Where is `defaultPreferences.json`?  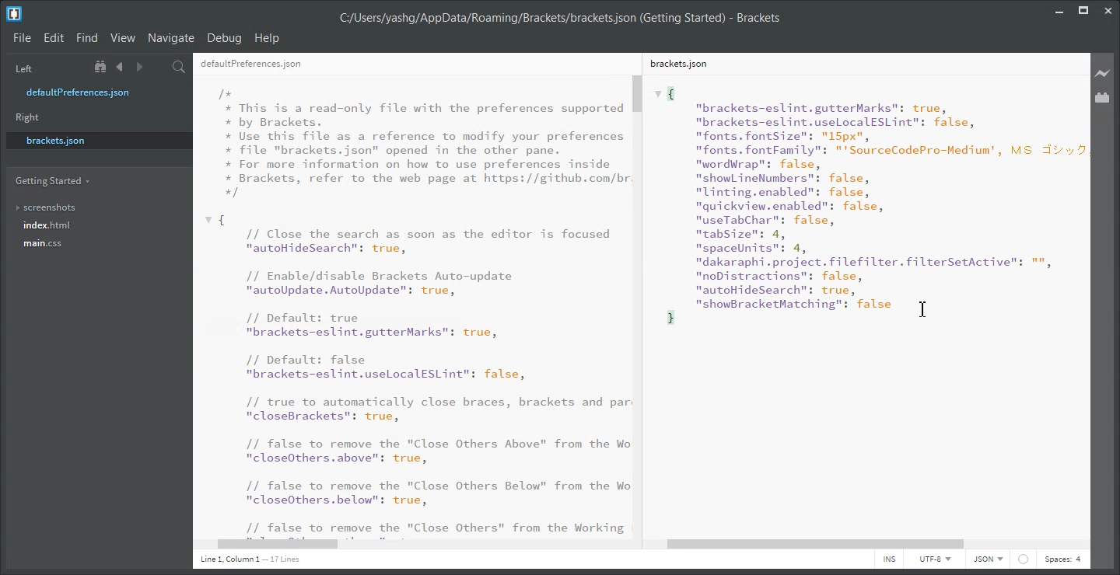
defaultPreferences.json is located at coordinates (251, 64).